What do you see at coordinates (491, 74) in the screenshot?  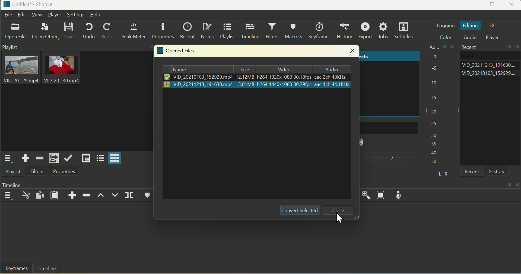 I see `Videos list` at bounding box center [491, 74].